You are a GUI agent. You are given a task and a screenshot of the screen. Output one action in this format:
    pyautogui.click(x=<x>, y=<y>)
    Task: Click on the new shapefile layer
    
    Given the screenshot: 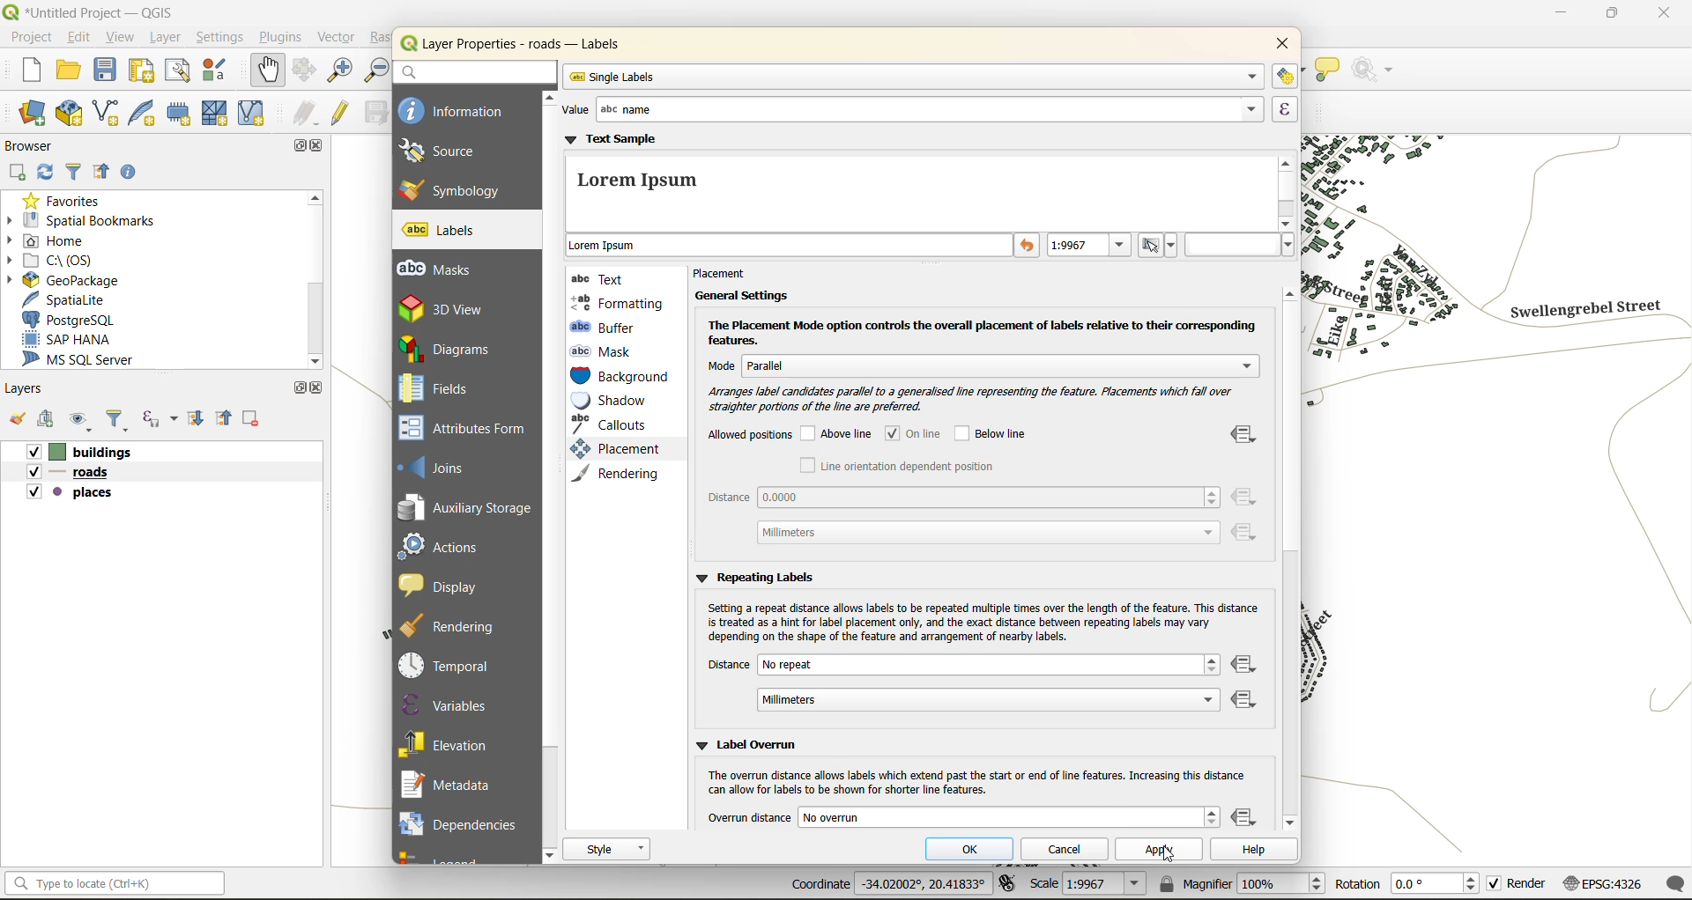 What is the action you would take?
    pyautogui.click(x=114, y=114)
    